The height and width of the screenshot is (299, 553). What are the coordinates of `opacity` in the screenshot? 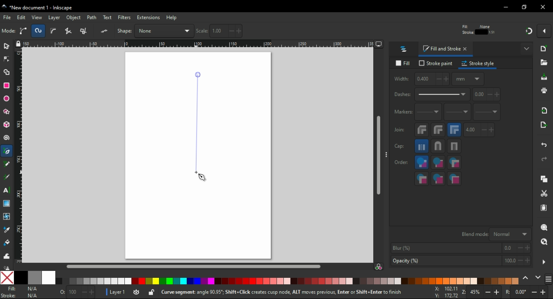 It's located at (460, 261).